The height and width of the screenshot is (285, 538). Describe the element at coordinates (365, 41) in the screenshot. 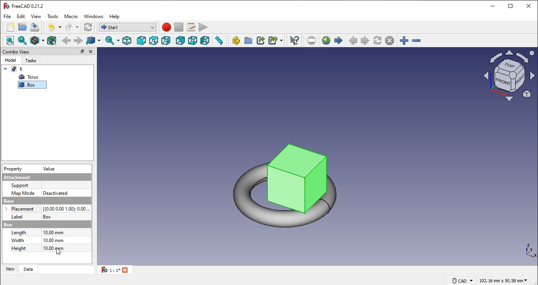

I see `next page` at that location.